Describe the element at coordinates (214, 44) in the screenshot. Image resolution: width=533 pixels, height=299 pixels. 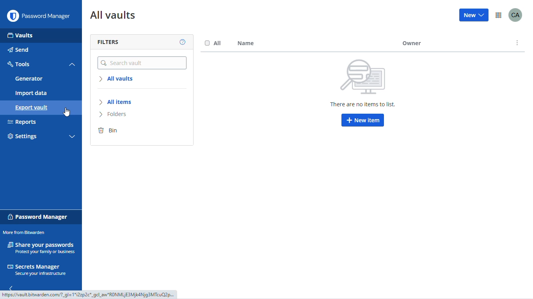
I see `all` at that location.